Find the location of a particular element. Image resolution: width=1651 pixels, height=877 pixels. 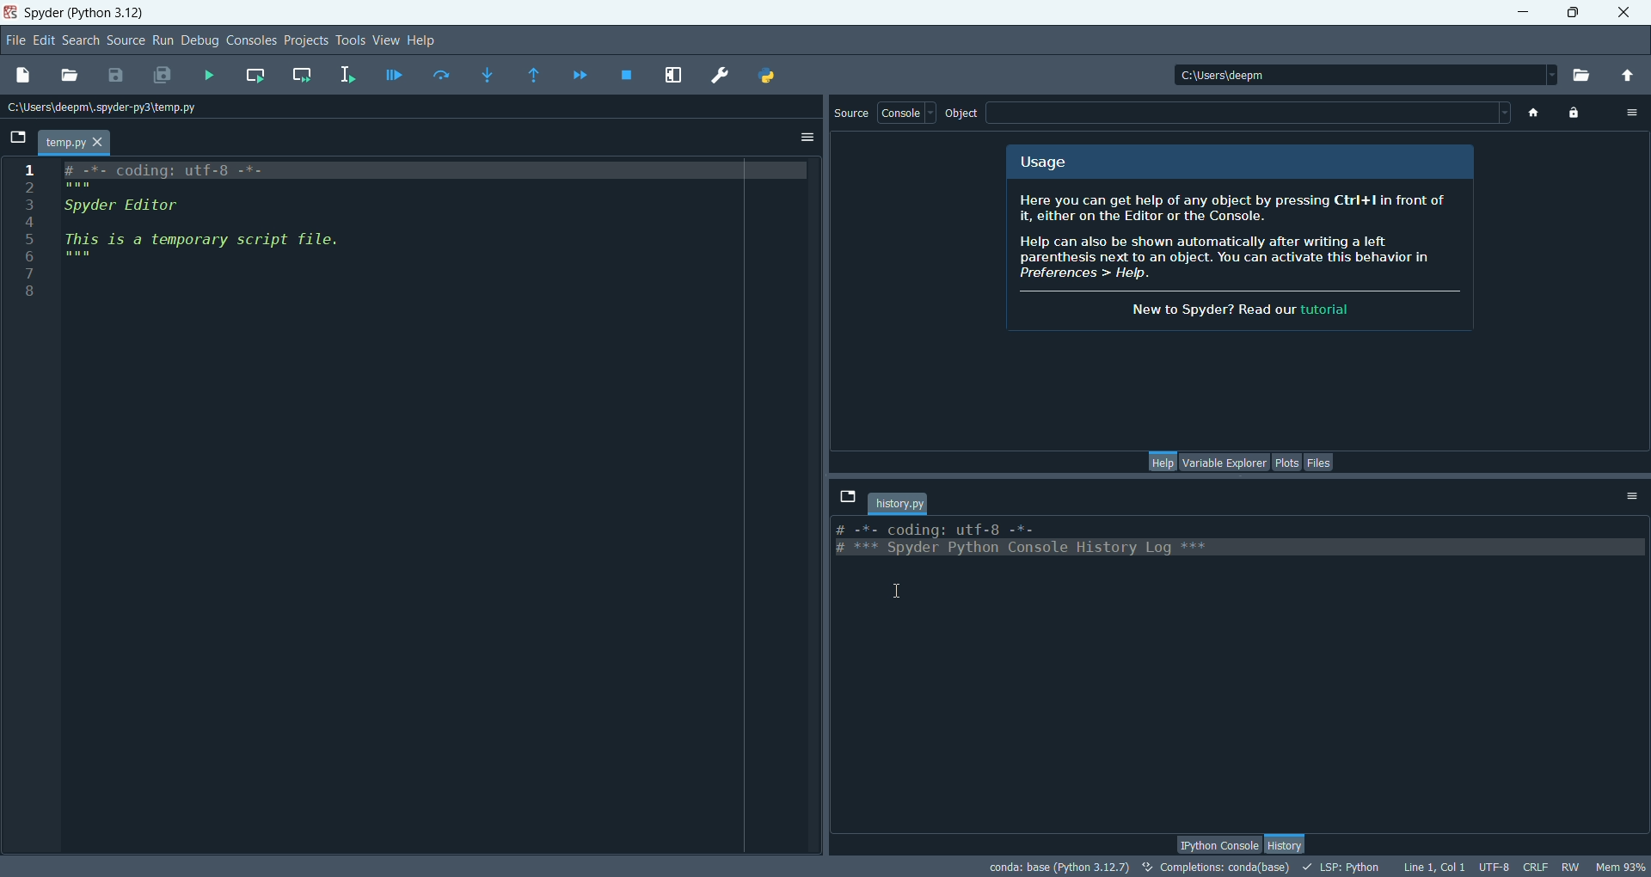

location is located at coordinates (111, 108).